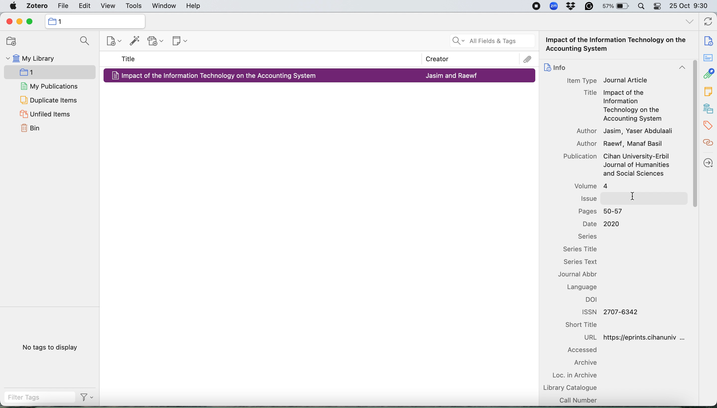  Describe the element at coordinates (679, 68) in the screenshot. I see `collapse` at that location.